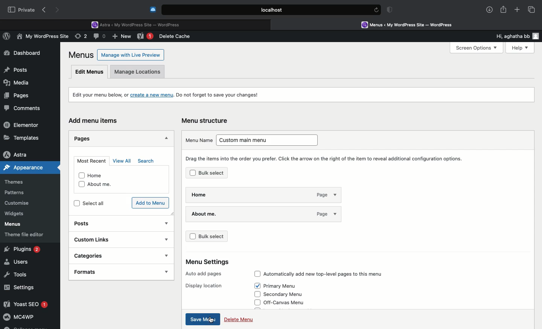 This screenshot has height=329, width=542. Describe the element at coordinates (509, 35) in the screenshot. I see `Hi, aghatha bb` at that location.